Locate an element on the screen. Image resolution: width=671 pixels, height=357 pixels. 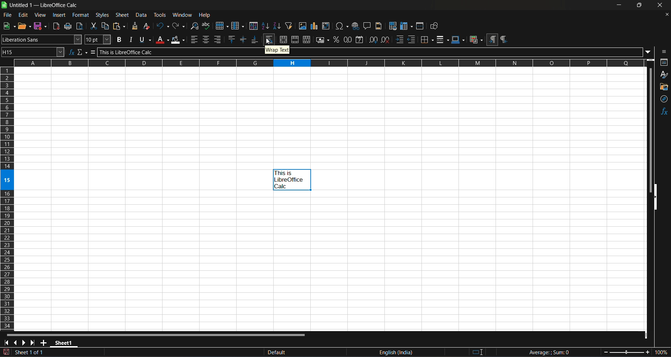
insert special characters is located at coordinates (342, 25).